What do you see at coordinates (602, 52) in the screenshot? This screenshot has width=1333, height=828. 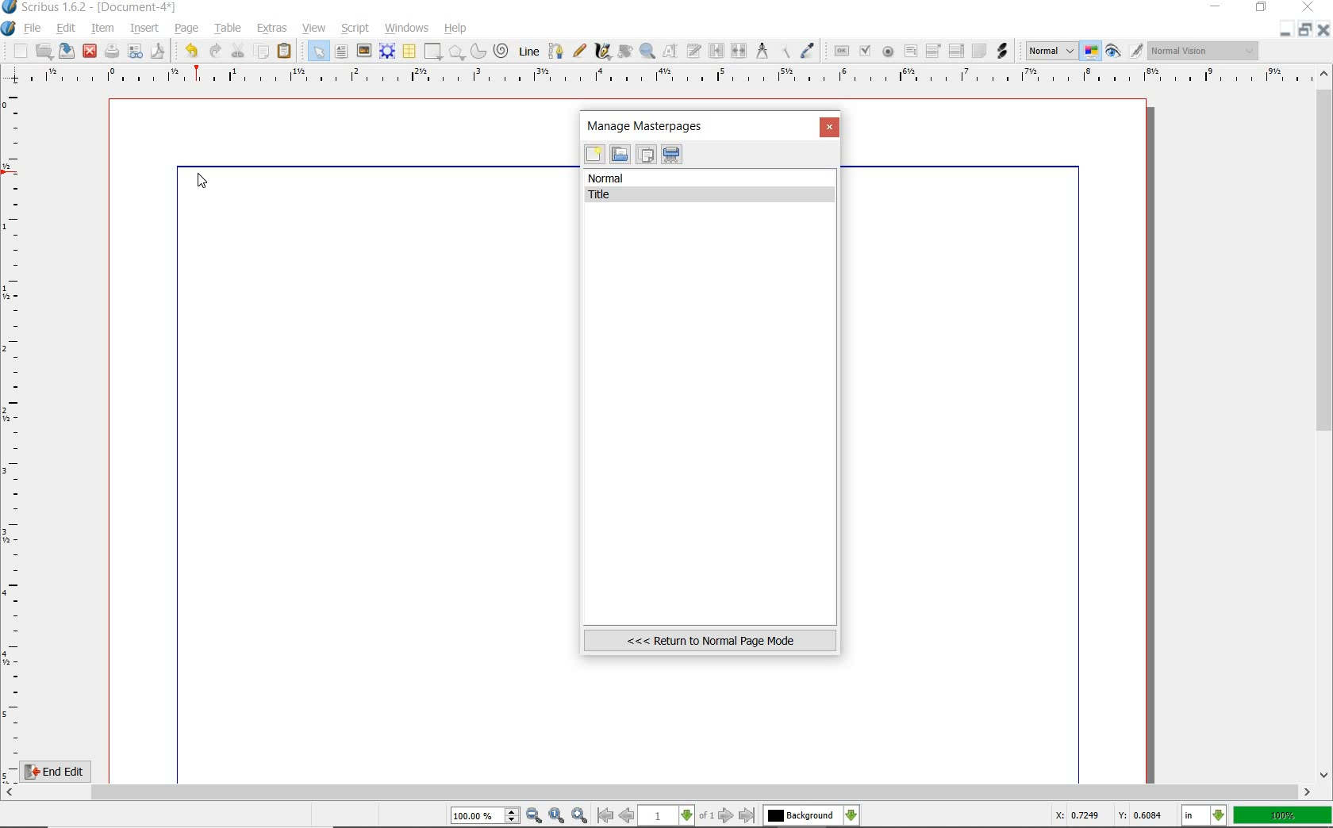 I see `calligraphic line` at bounding box center [602, 52].